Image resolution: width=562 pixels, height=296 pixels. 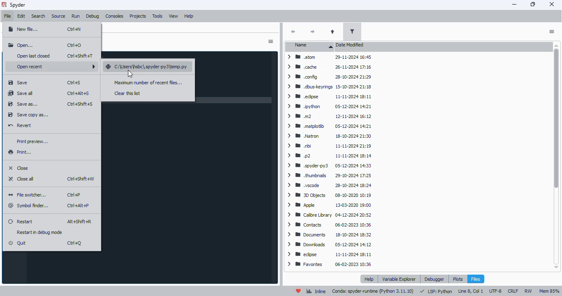 I want to click on > BB .edpse 11-11-2024 18:11, so click(x=330, y=96).